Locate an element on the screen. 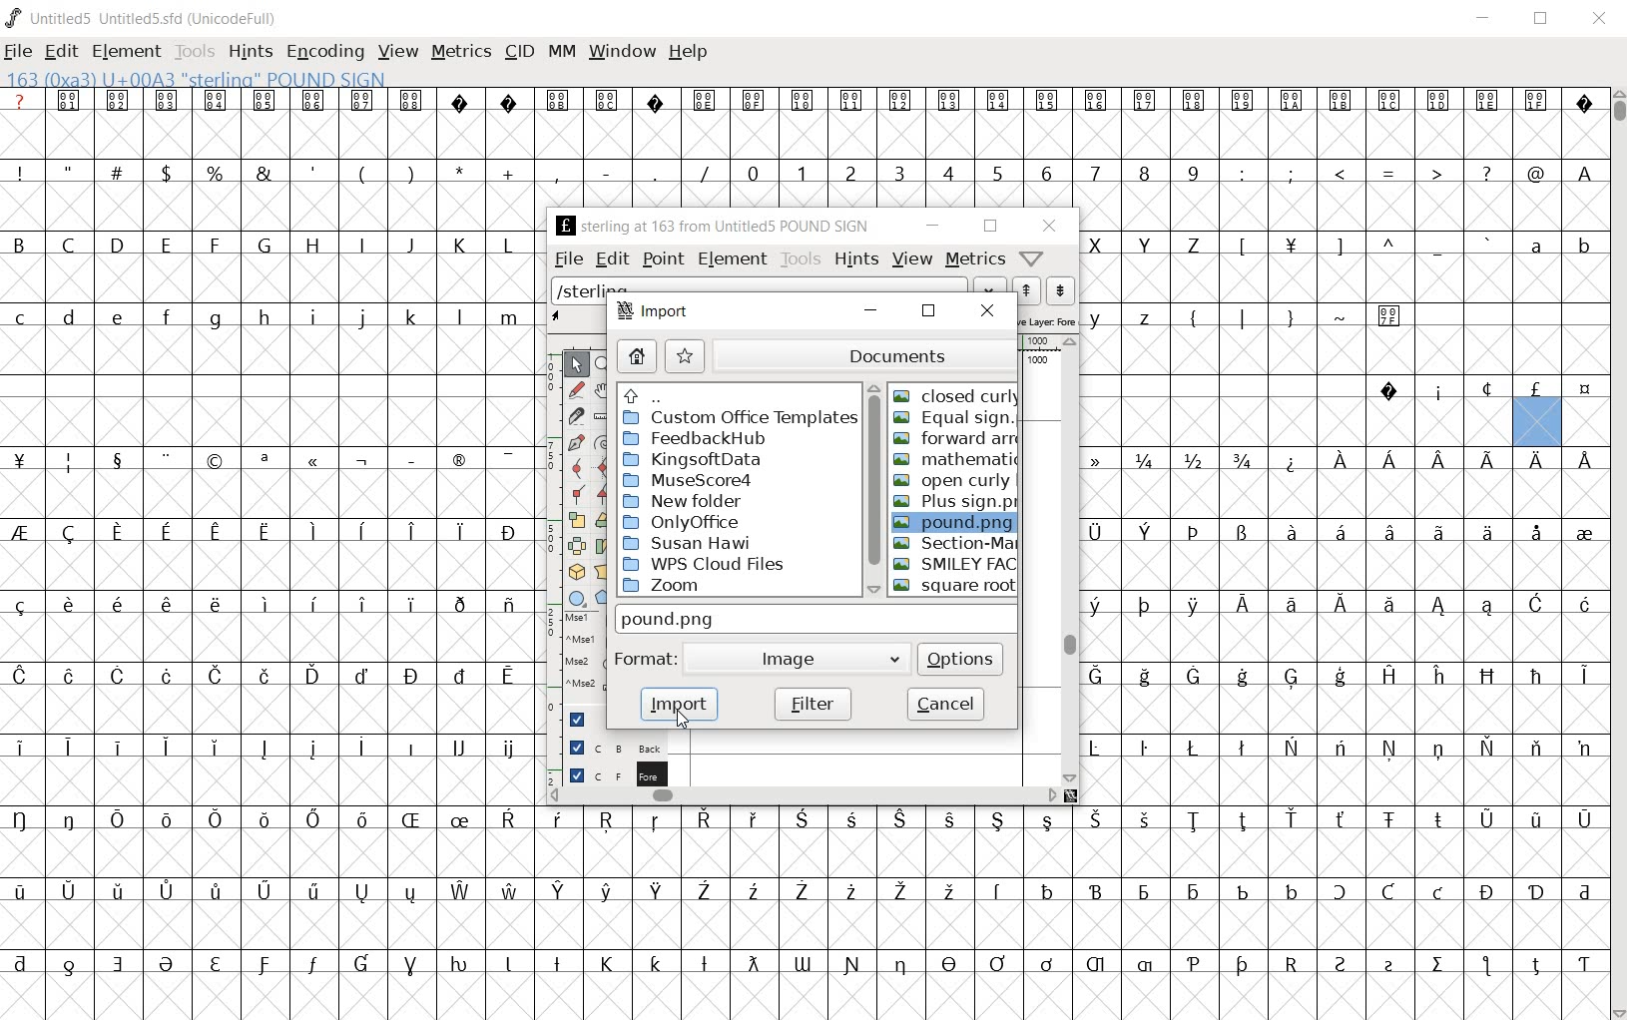 This screenshot has height=1020, width=1627. Symbol is located at coordinates (411, 676).